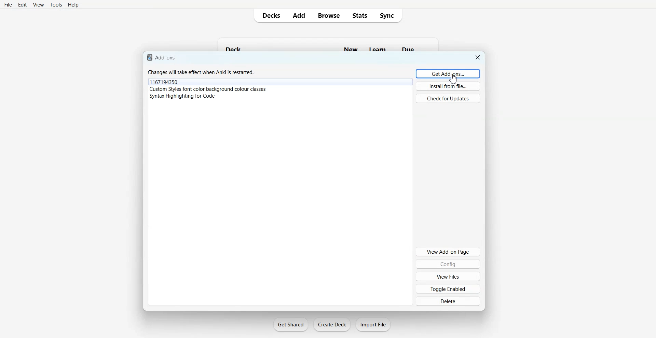  What do you see at coordinates (448, 73) in the screenshot?
I see `Get Add ons` at bounding box center [448, 73].